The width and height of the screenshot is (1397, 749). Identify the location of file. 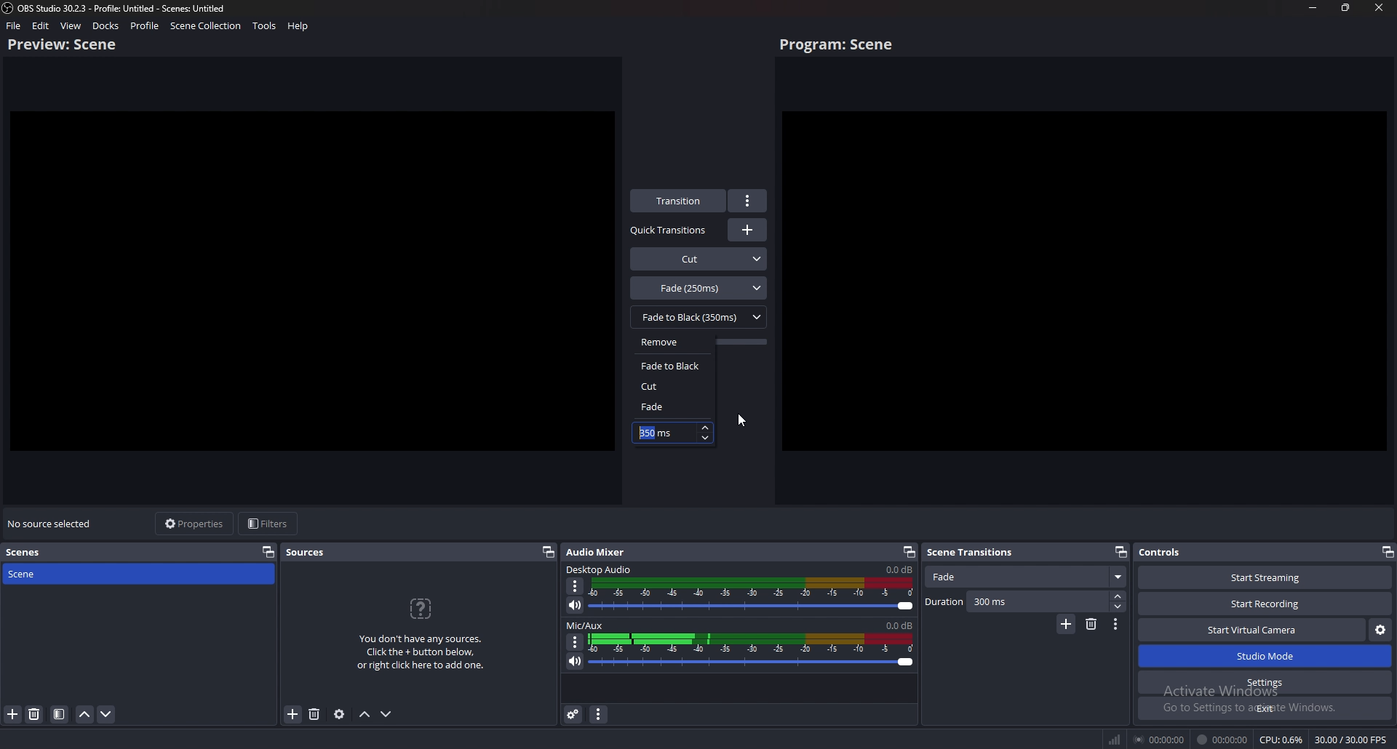
(15, 25).